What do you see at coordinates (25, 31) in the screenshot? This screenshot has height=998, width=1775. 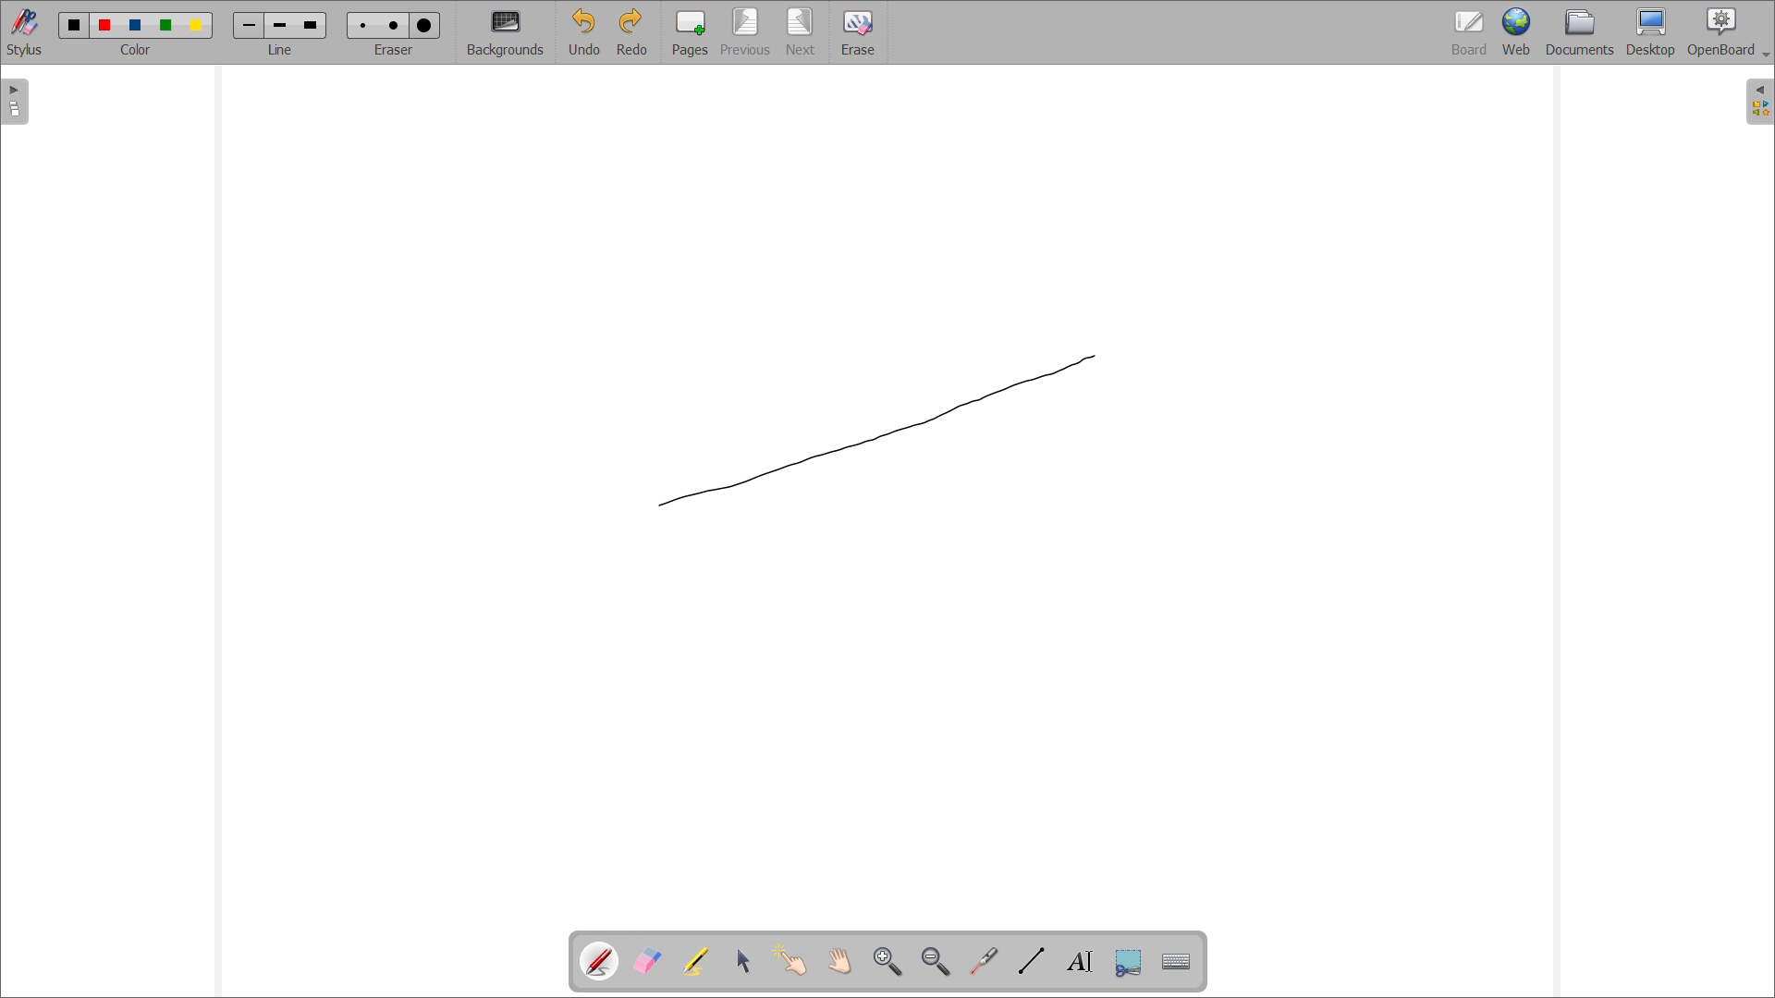 I see `toggle stylus` at bounding box center [25, 31].